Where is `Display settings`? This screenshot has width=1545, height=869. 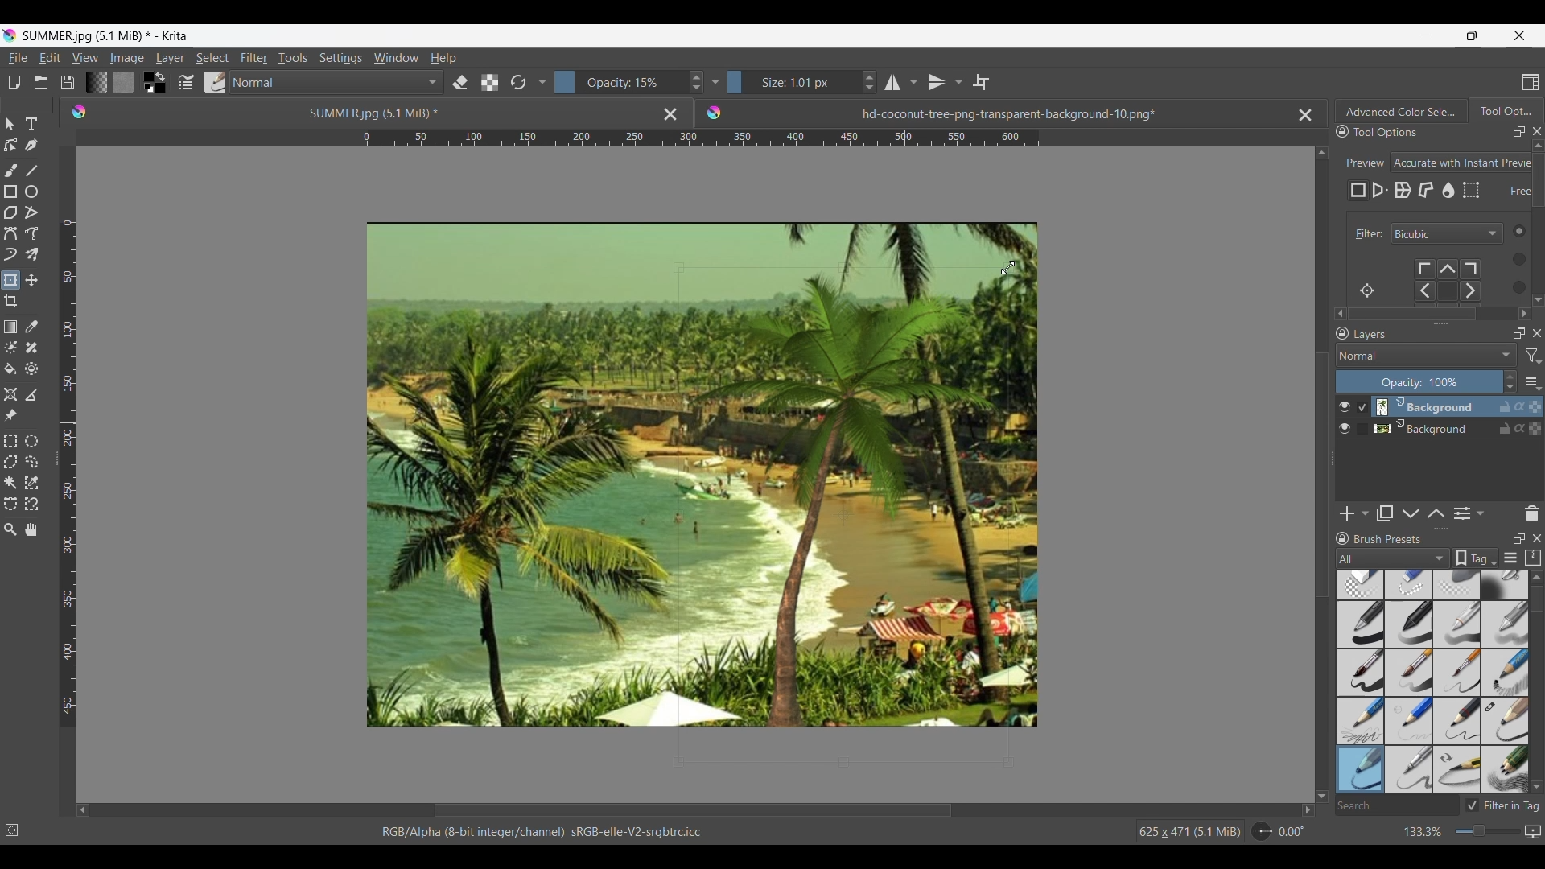
Display settings is located at coordinates (1510, 559).